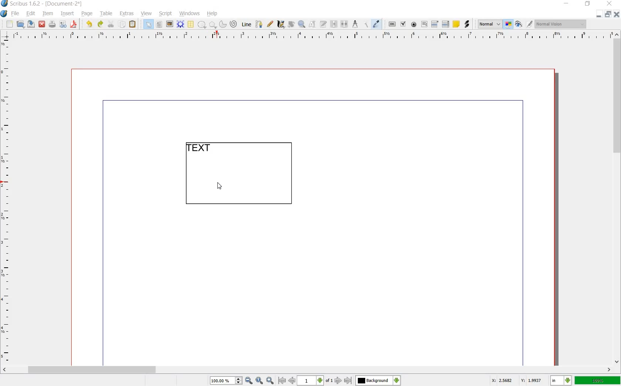  Describe the element at coordinates (588, 5) in the screenshot. I see `restore` at that location.